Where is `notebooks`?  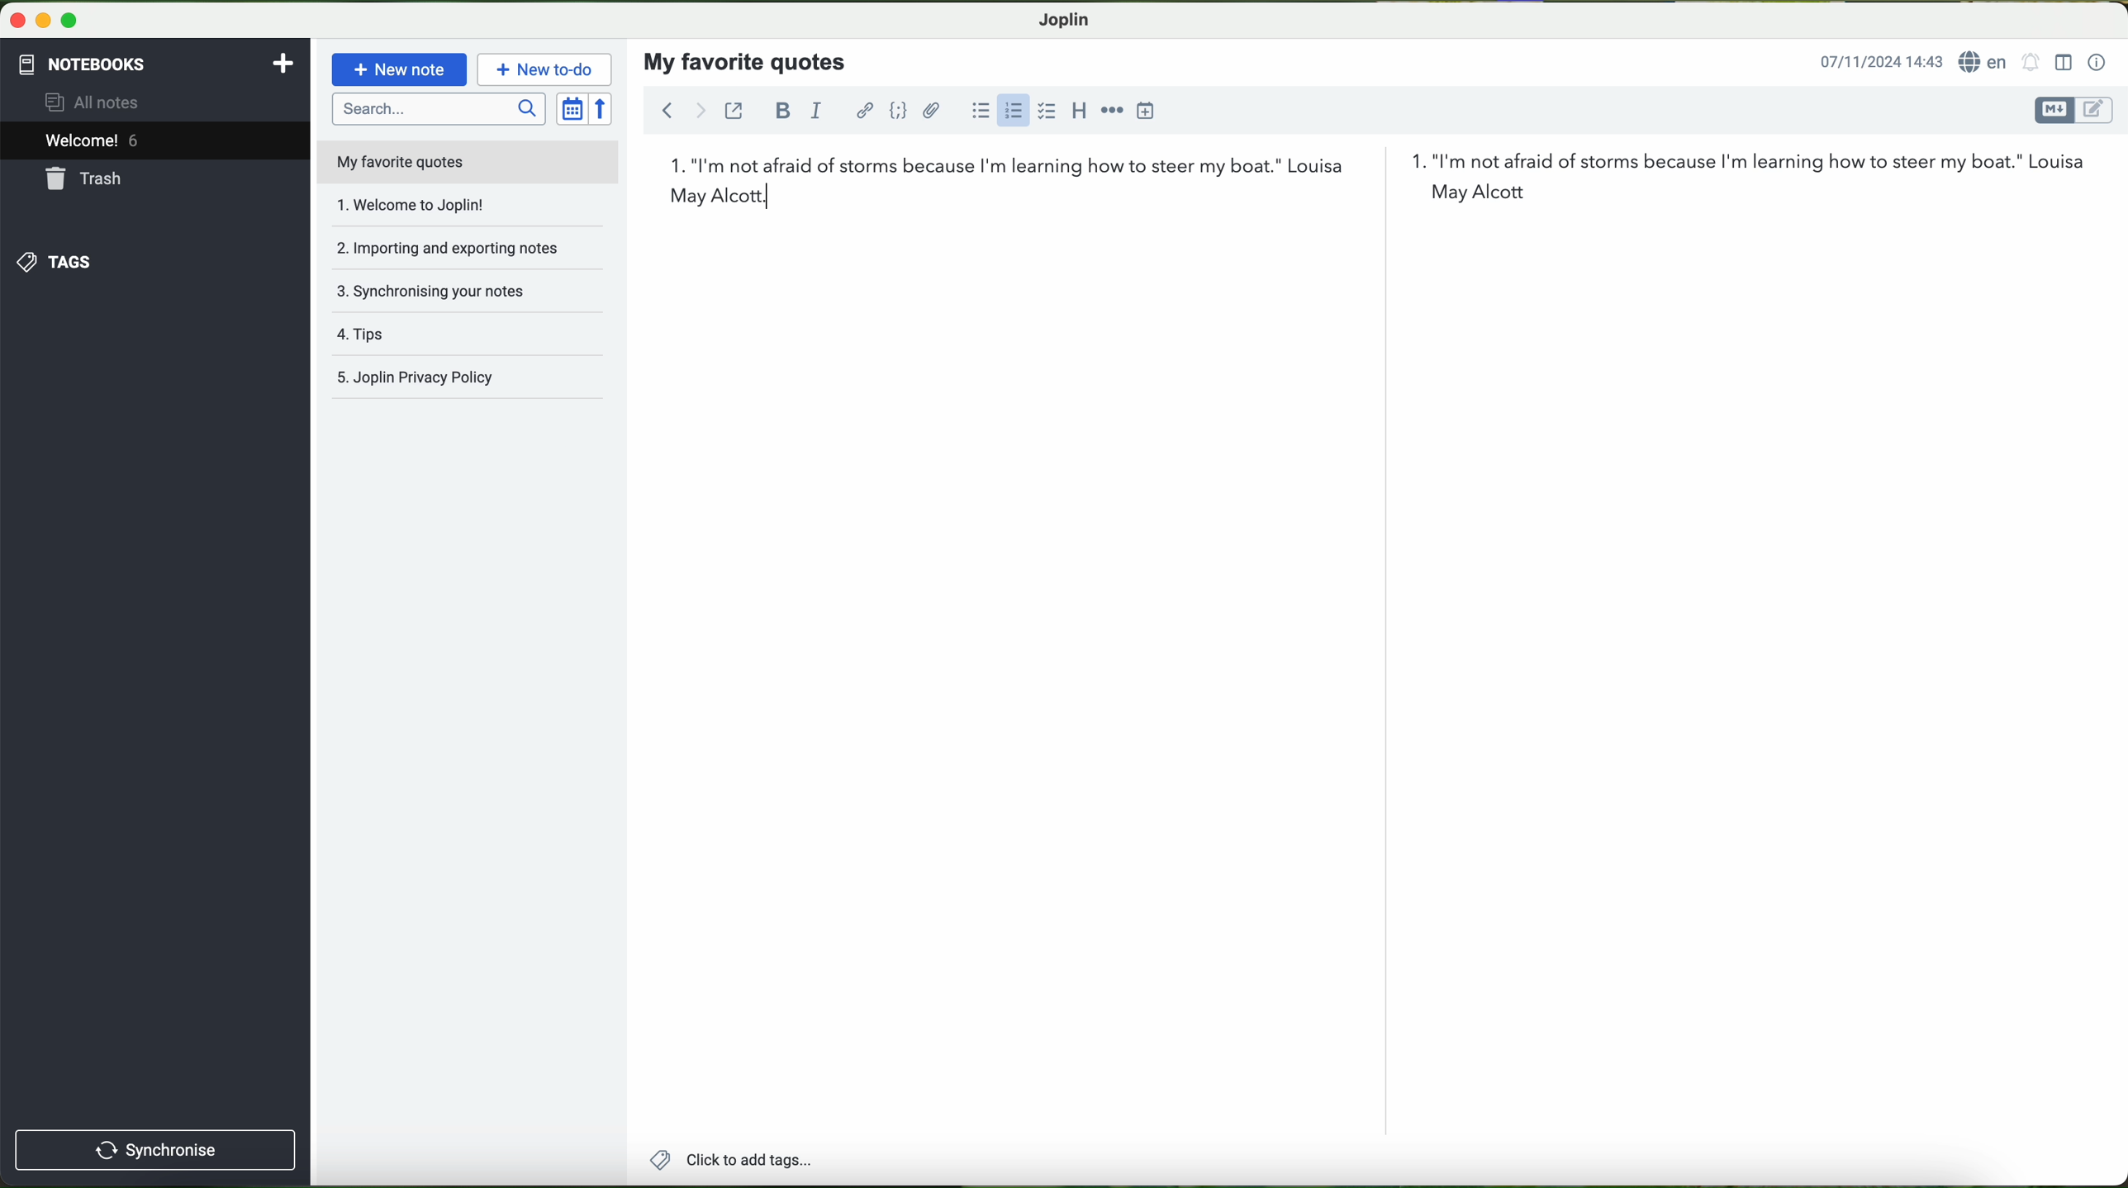 notebooks is located at coordinates (157, 62).